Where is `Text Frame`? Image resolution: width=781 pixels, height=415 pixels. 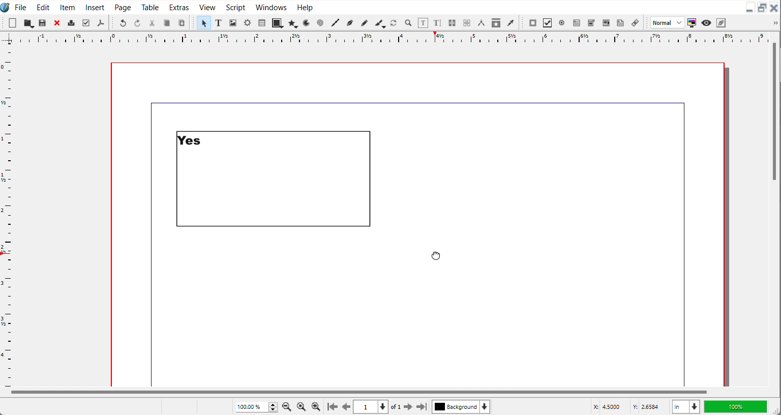
Text Frame is located at coordinates (219, 22).